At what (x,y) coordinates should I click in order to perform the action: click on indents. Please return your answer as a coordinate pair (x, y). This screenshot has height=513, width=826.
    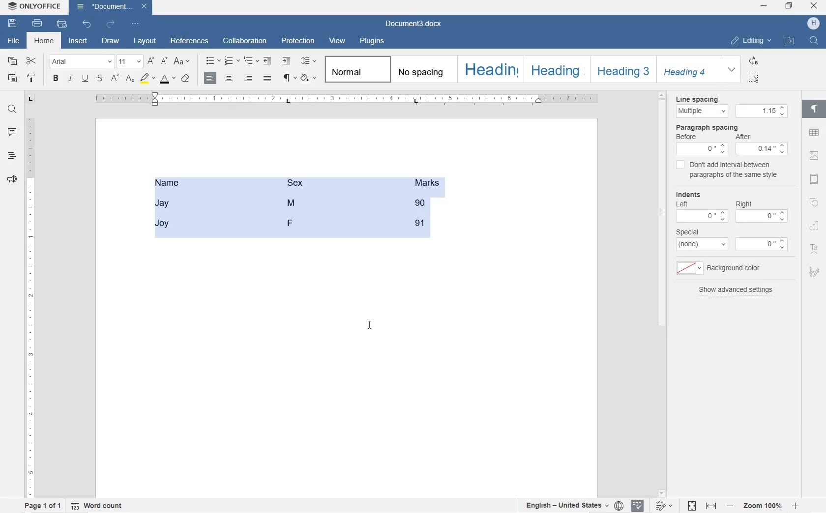
    Looking at the image, I should click on (688, 195).